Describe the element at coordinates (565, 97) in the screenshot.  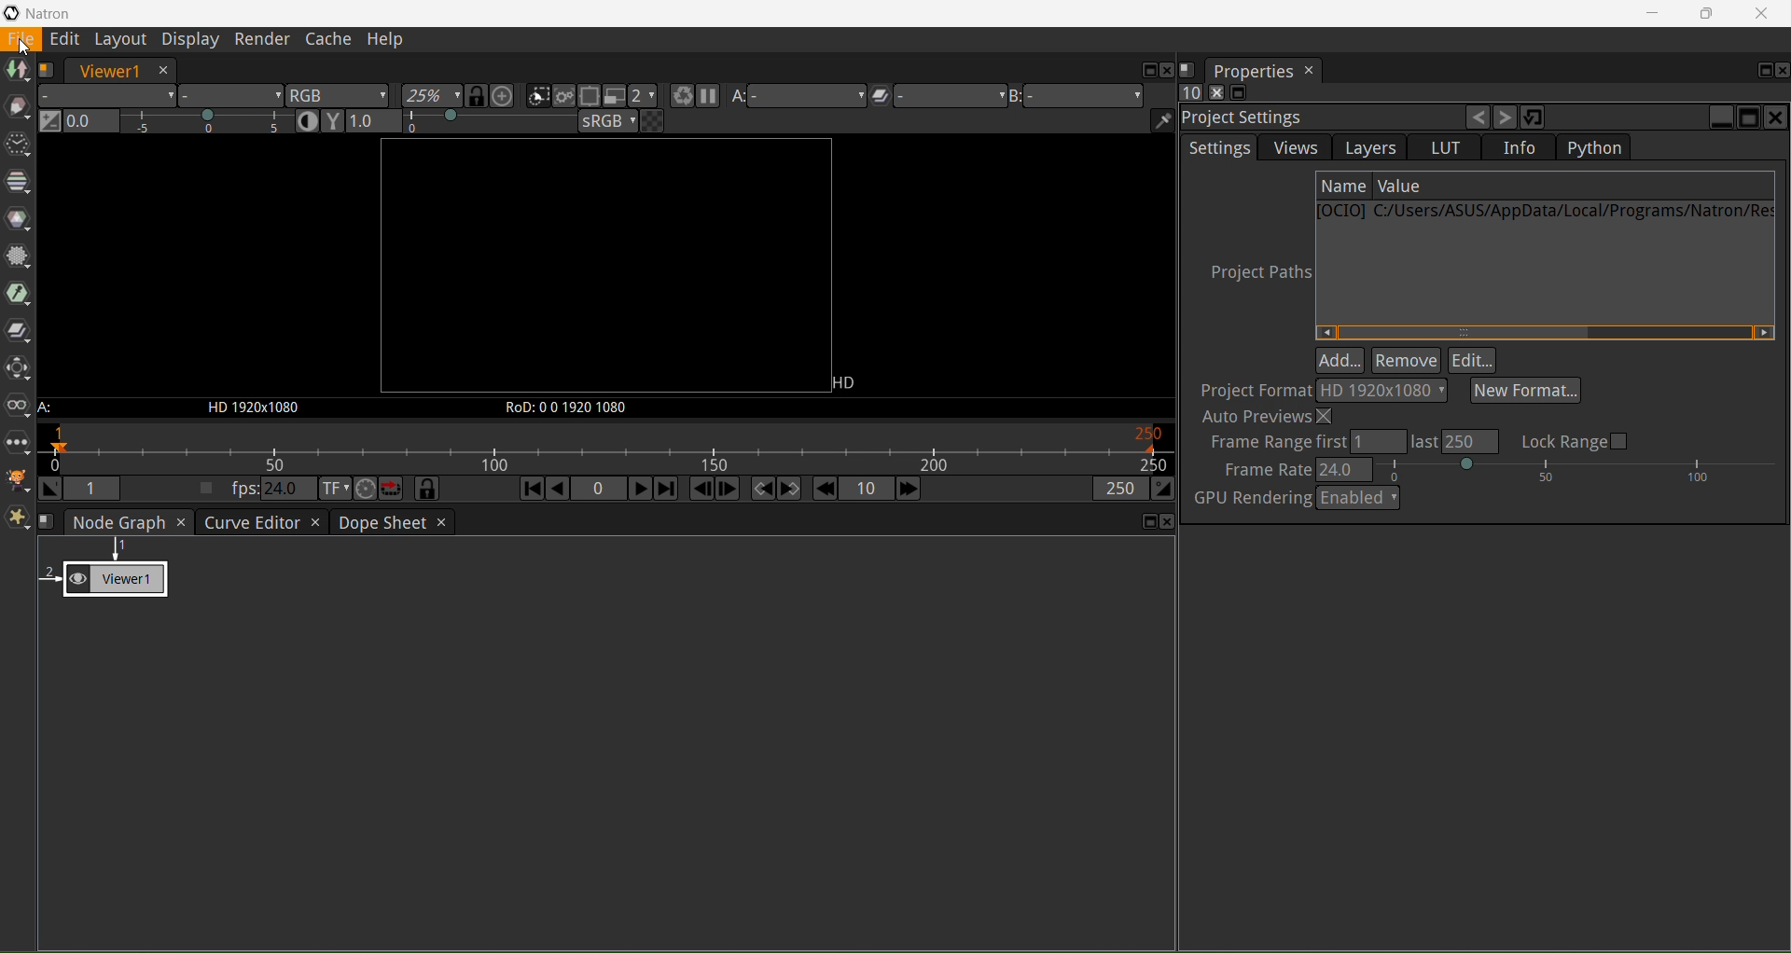
I see `When checked, the viewer will render the image in its entirety and not just the visible portion ` at that location.